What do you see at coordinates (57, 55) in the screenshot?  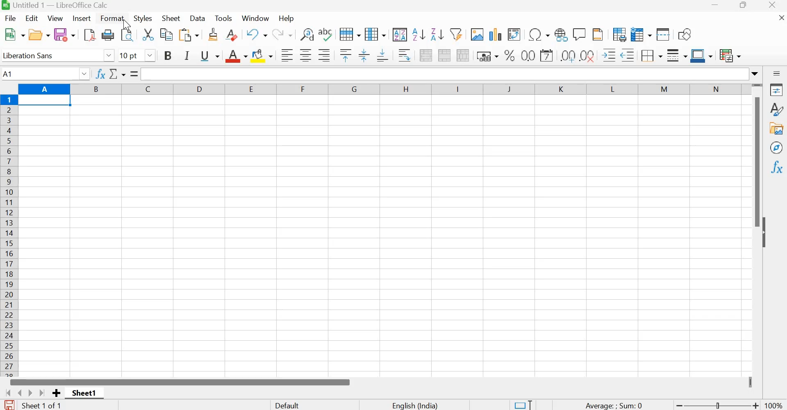 I see `Liberation sans` at bounding box center [57, 55].